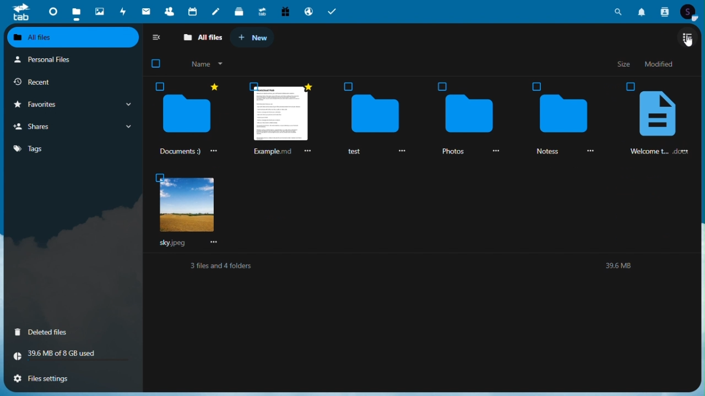 Image resolution: width=705 pixels, height=396 pixels. What do you see at coordinates (205, 64) in the screenshot?
I see `name` at bounding box center [205, 64].